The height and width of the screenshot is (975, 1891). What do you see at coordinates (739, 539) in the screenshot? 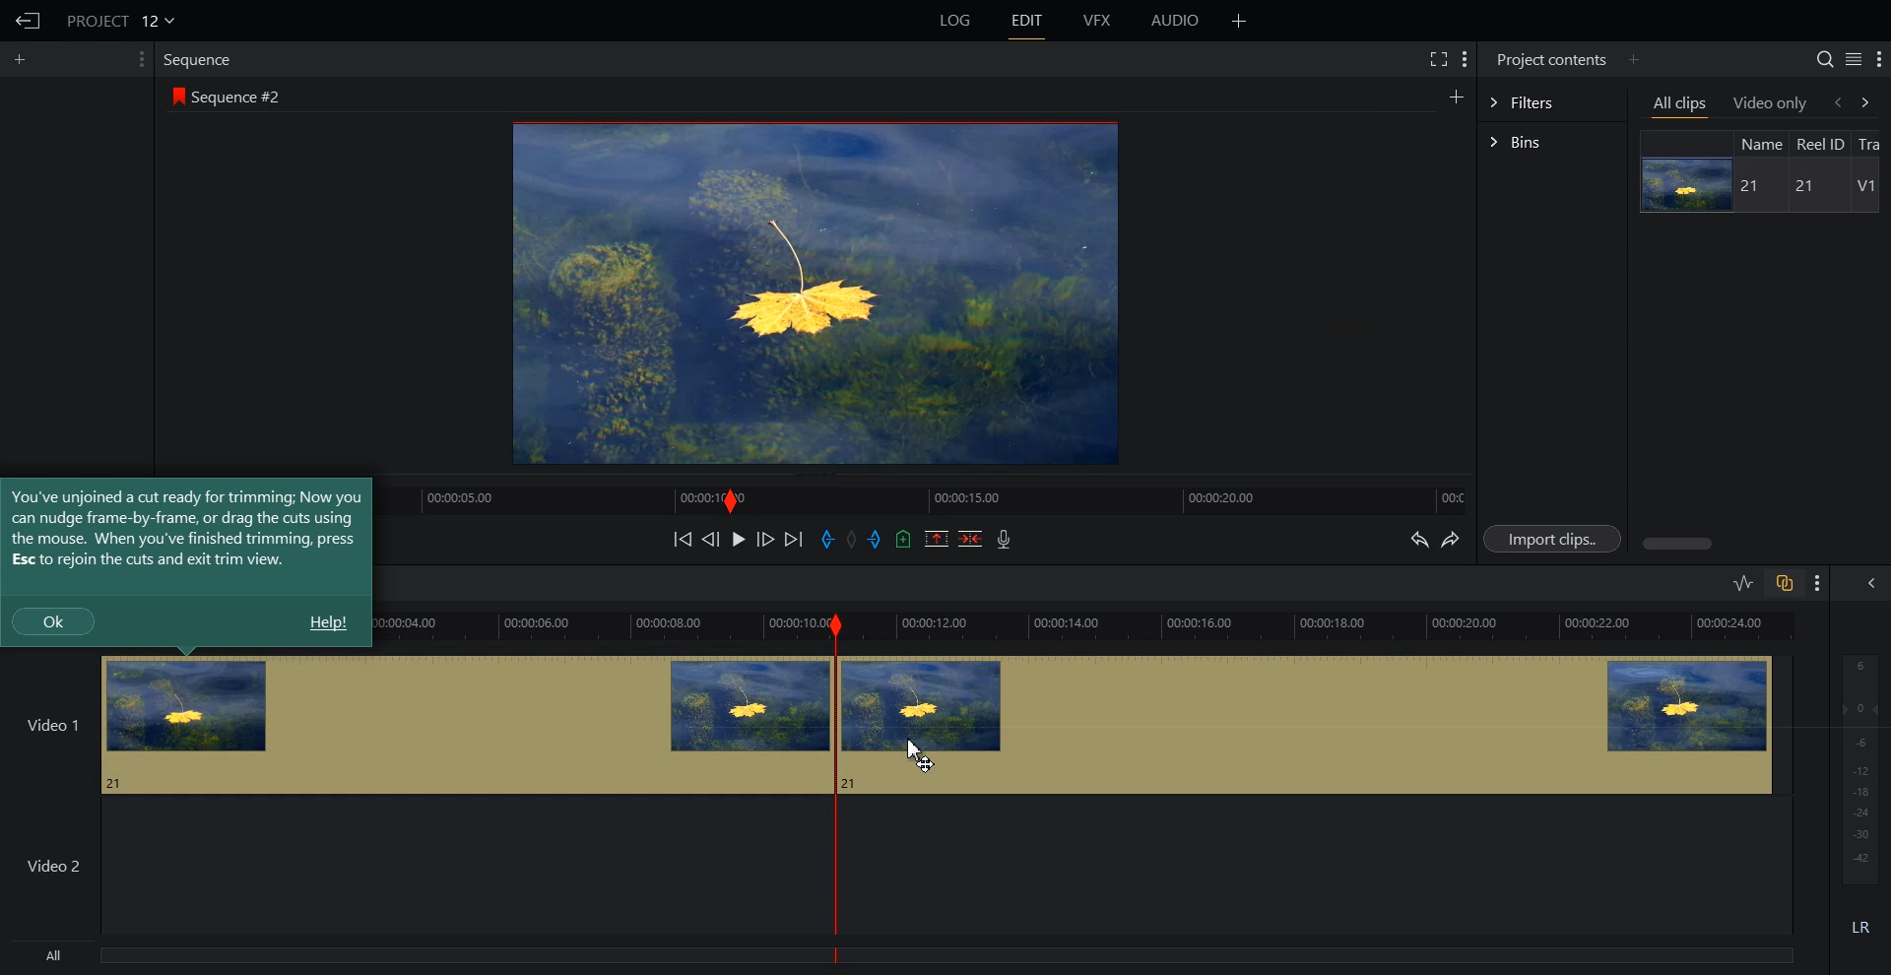
I see `Play` at bounding box center [739, 539].